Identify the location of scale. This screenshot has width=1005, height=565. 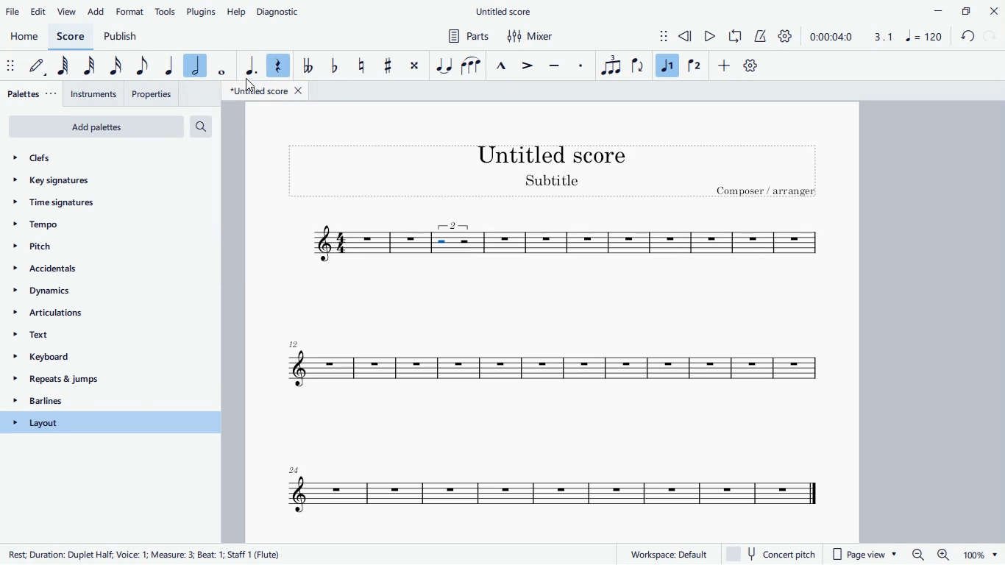
(903, 36).